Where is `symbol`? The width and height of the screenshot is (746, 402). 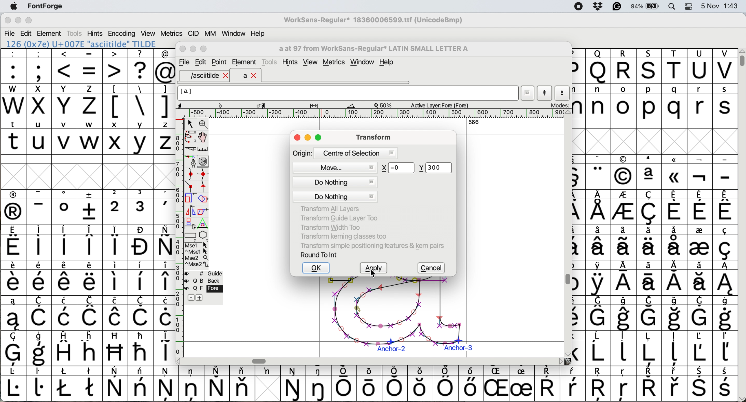
symbol is located at coordinates (140, 278).